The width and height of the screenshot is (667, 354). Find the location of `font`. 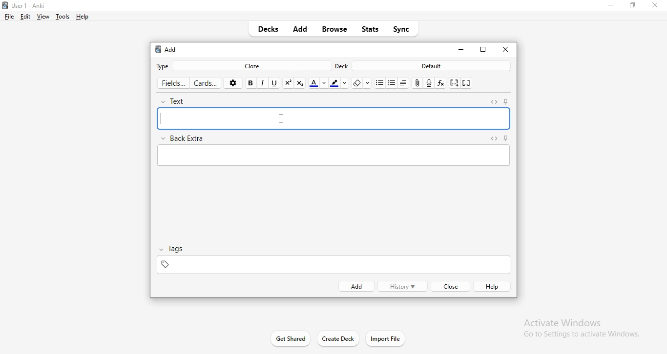

font is located at coordinates (318, 83).